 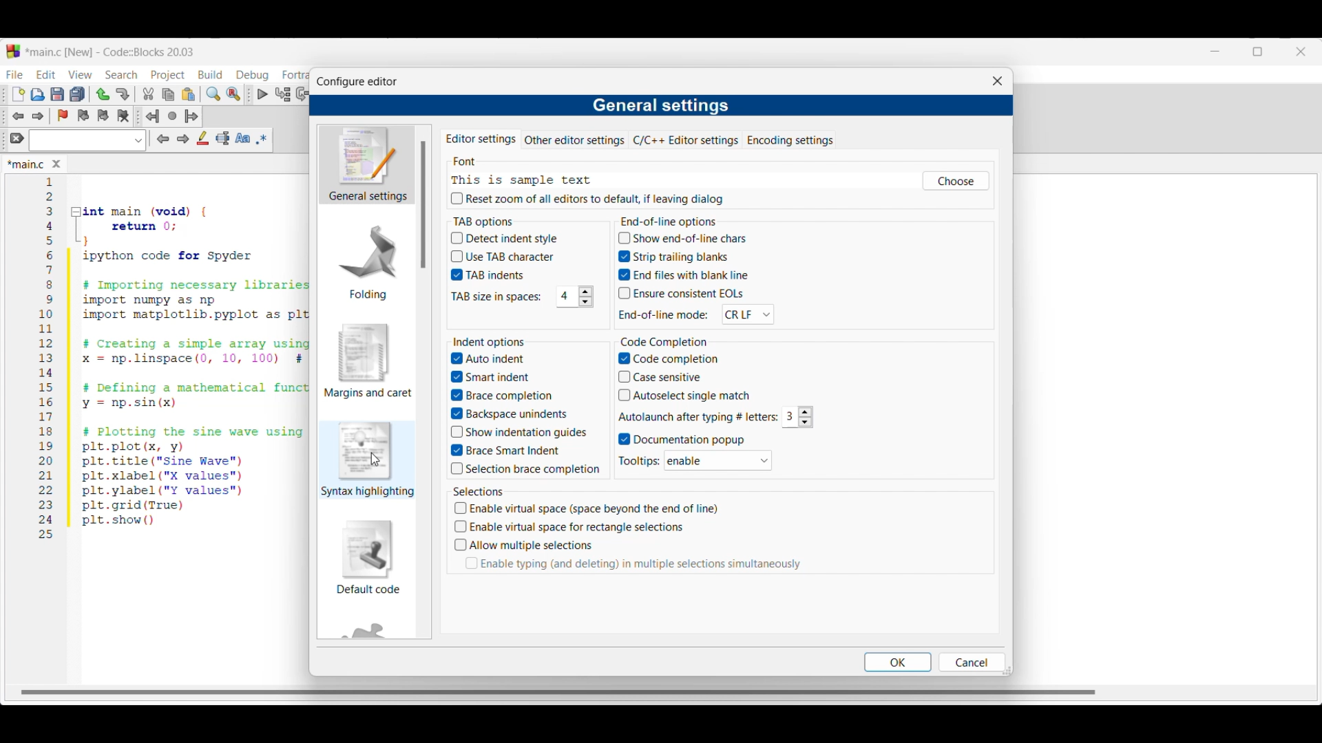 I want to click on Smart indent, so click(x=494, y=375).